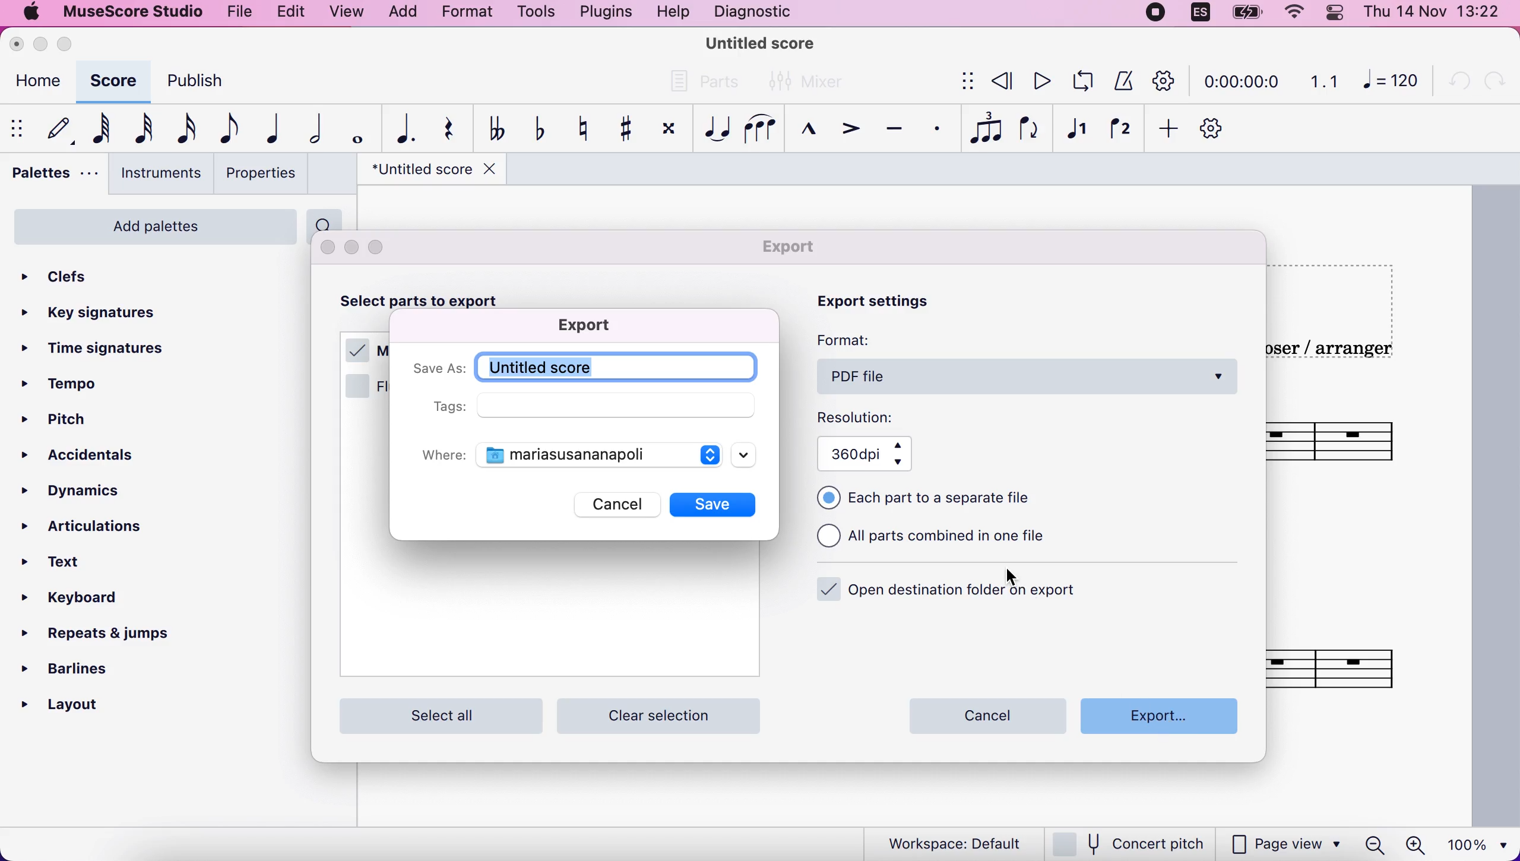  I want to click on export, so click(799, 248).